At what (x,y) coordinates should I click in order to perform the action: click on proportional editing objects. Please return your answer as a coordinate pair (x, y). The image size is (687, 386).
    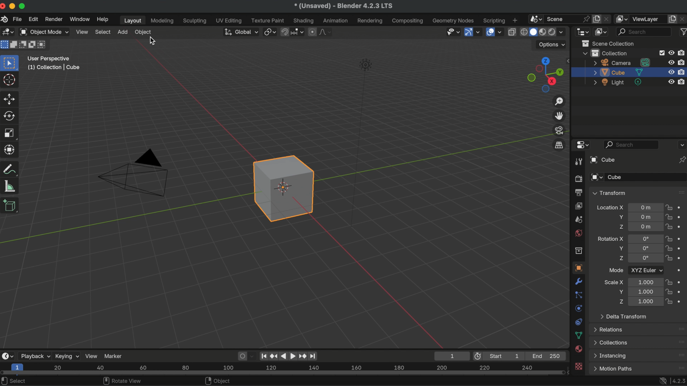
    Looking at the image, I should click on (313, 32).